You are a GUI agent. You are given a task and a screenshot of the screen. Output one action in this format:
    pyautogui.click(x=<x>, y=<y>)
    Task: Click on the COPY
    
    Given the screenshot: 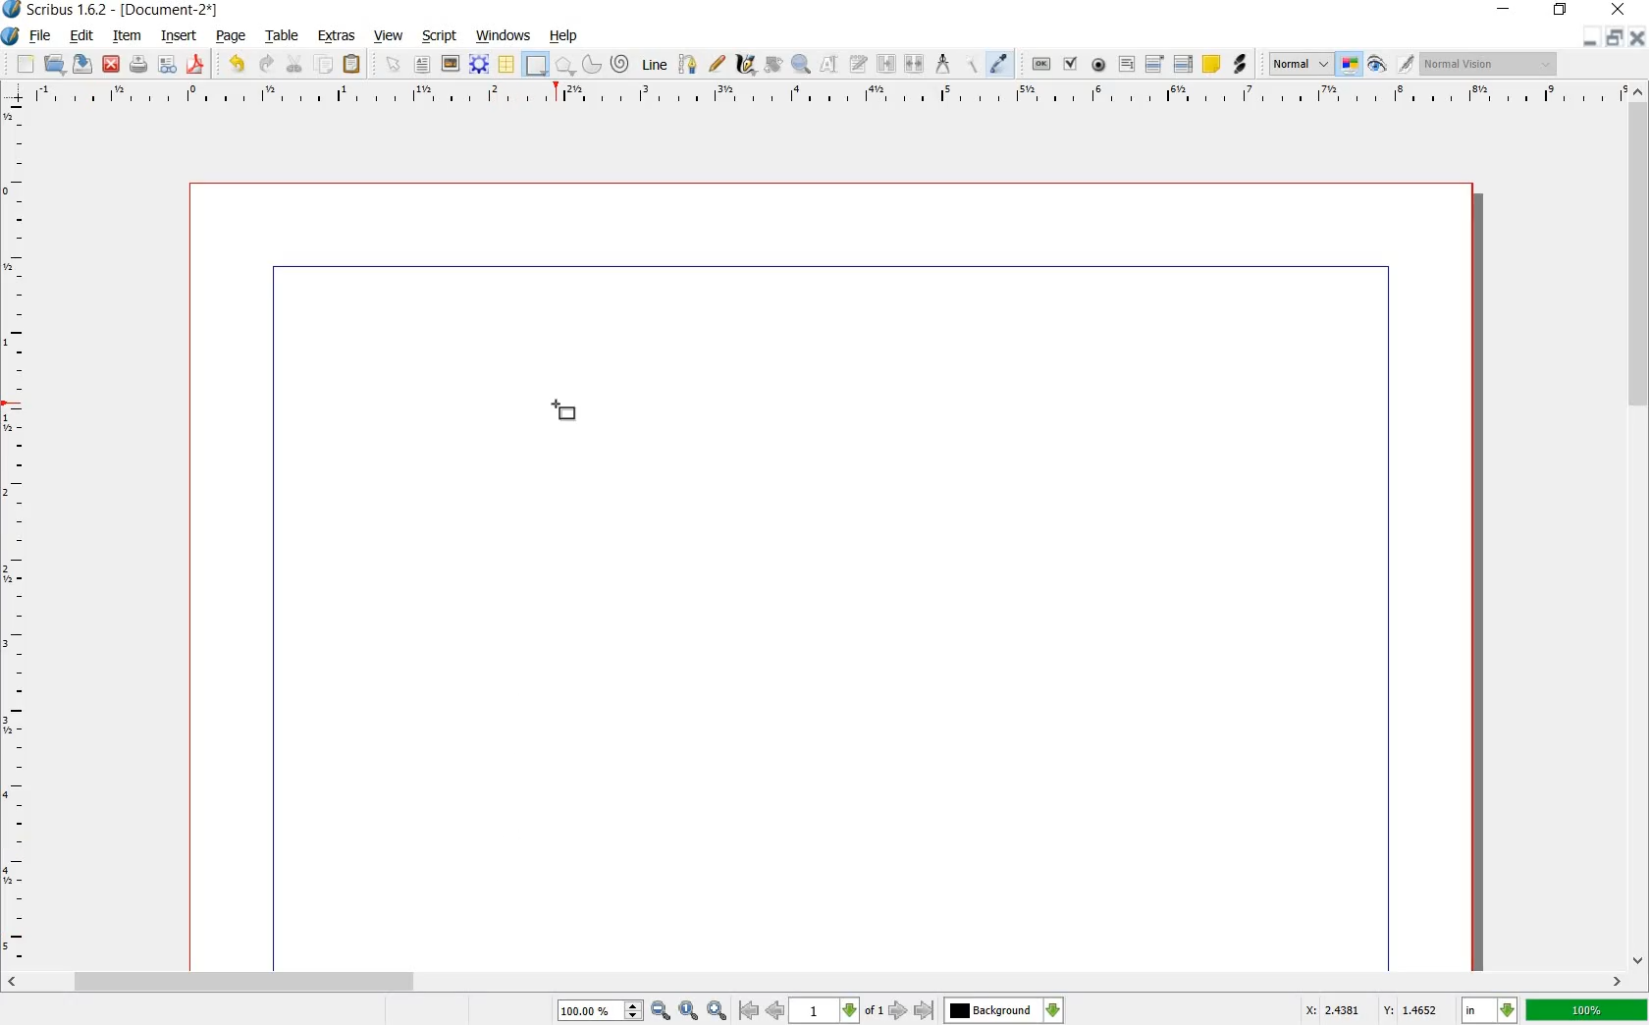 What is the action you would take?
    pyautogui.click(x=326, y=65)
    